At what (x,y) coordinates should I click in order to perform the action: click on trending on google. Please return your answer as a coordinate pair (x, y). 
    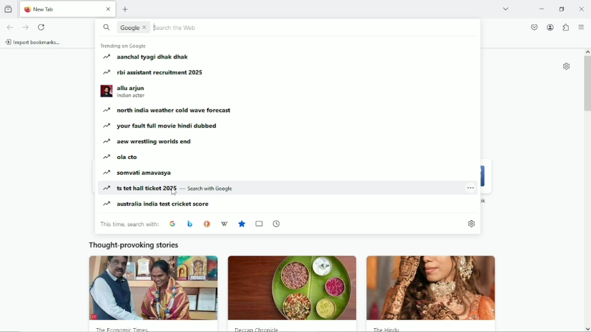
    Looking at the image, I should click on (125, 47).